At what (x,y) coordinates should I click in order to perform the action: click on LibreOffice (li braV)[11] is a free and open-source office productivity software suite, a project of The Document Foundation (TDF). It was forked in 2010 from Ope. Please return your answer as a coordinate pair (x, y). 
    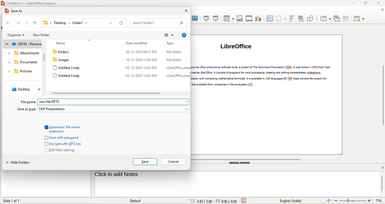
    Looking at the image, I should click on (263, 67).